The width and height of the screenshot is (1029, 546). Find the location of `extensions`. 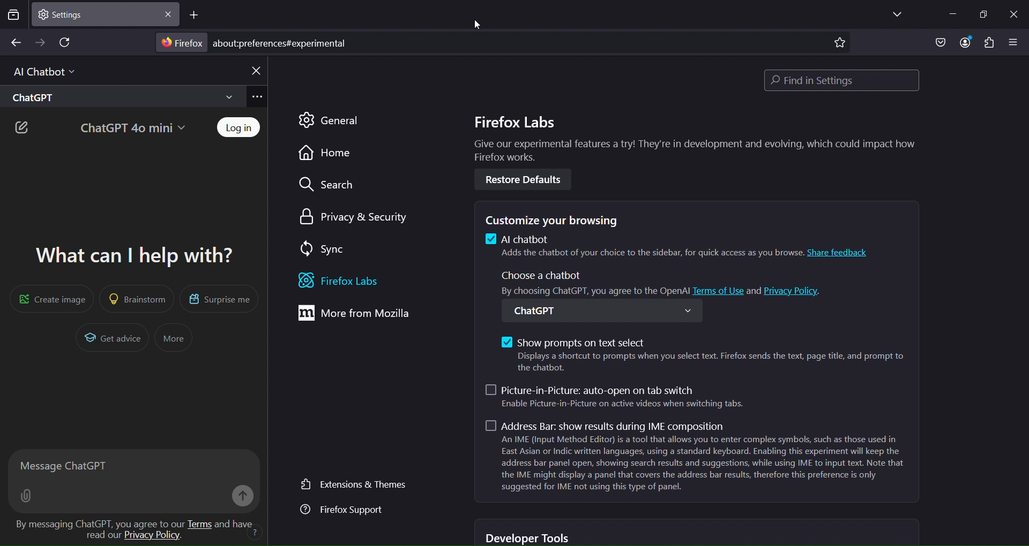

extensions is located at coordinates (989, 44).